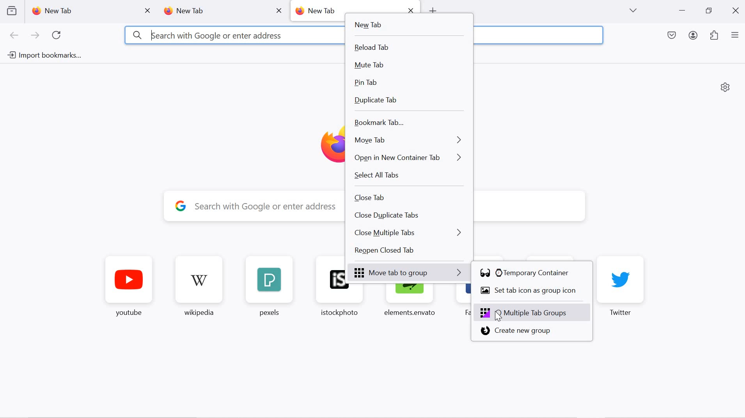  Describe the element at coordinates (708, 11) in the screenshot. I see `restore down` at that location.